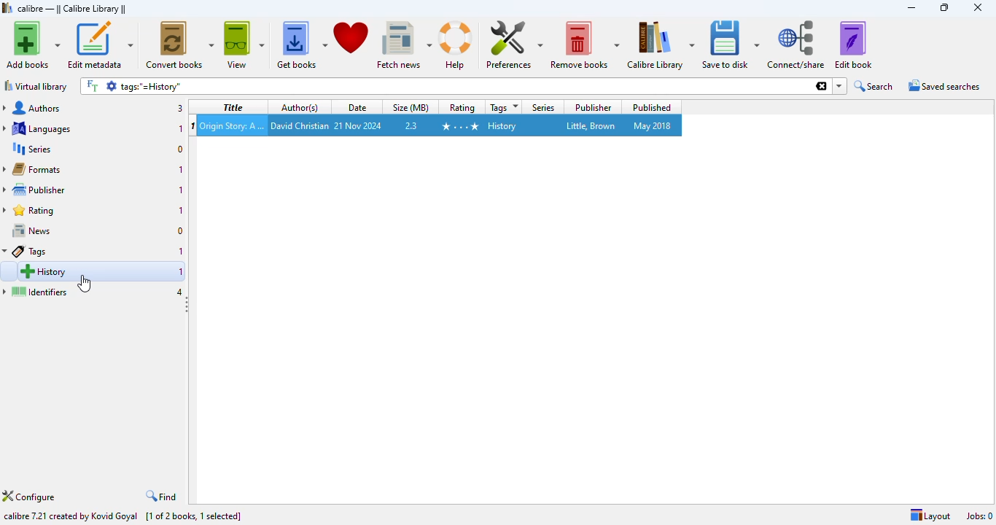  I want to click on calibre 7.21 created by Kovid Goyal, so click(71, 516).